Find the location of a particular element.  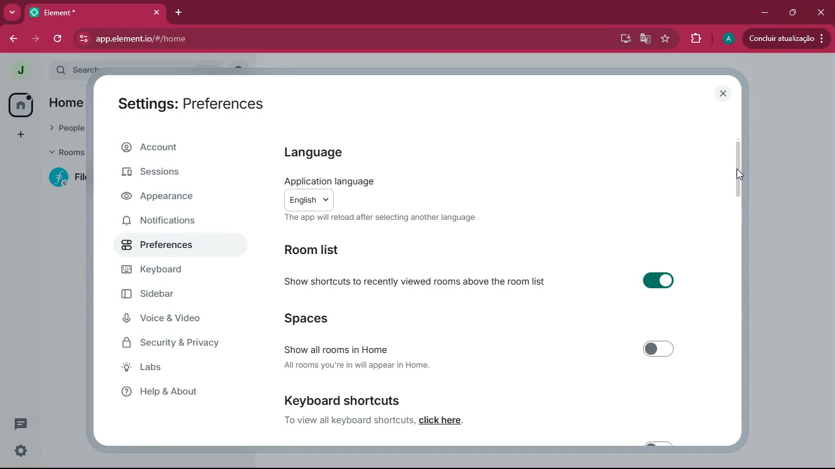

help is located at coordinates (172, 392).